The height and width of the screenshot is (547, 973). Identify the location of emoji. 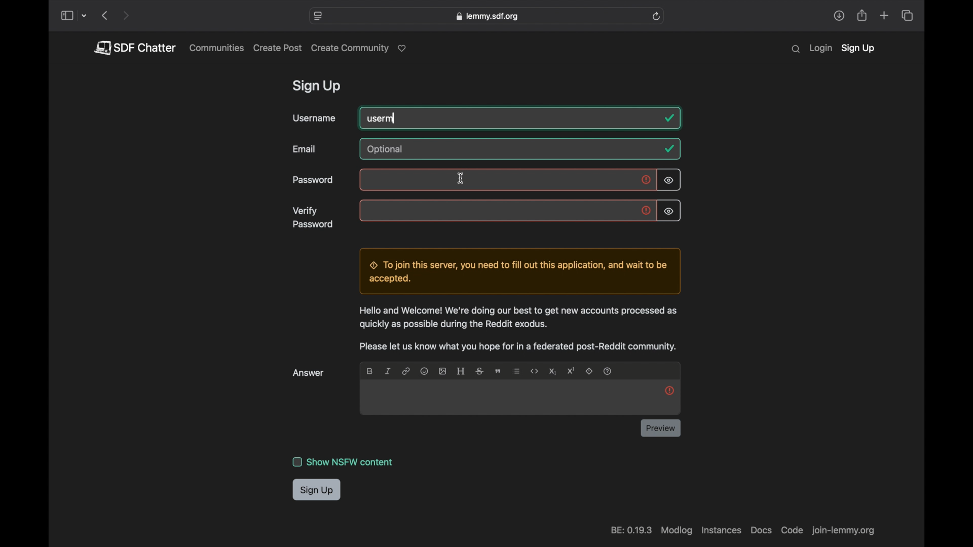
(424, 371).